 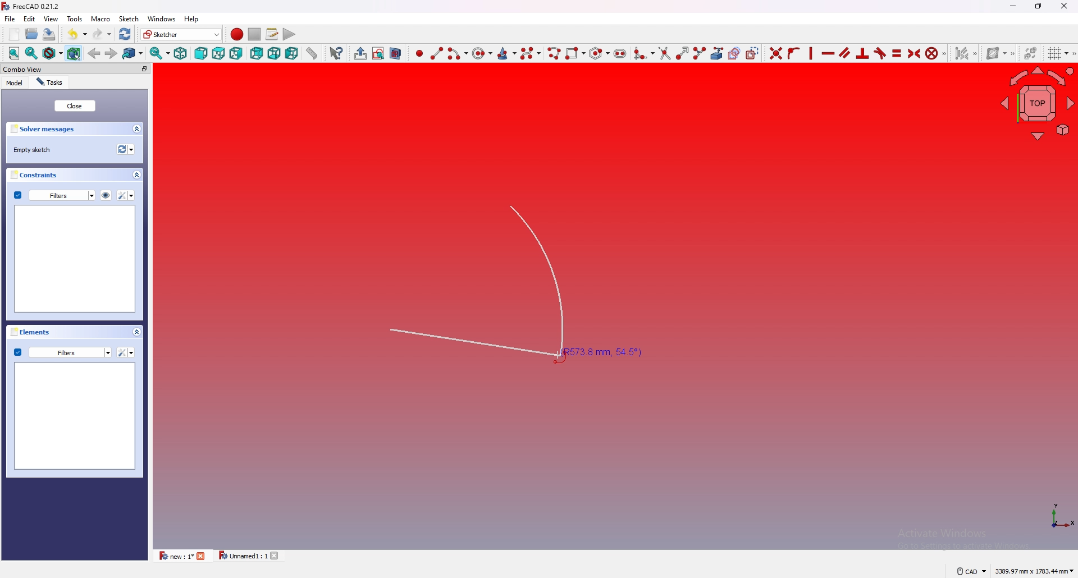 I want to click on front, so click(x=200, y=53).